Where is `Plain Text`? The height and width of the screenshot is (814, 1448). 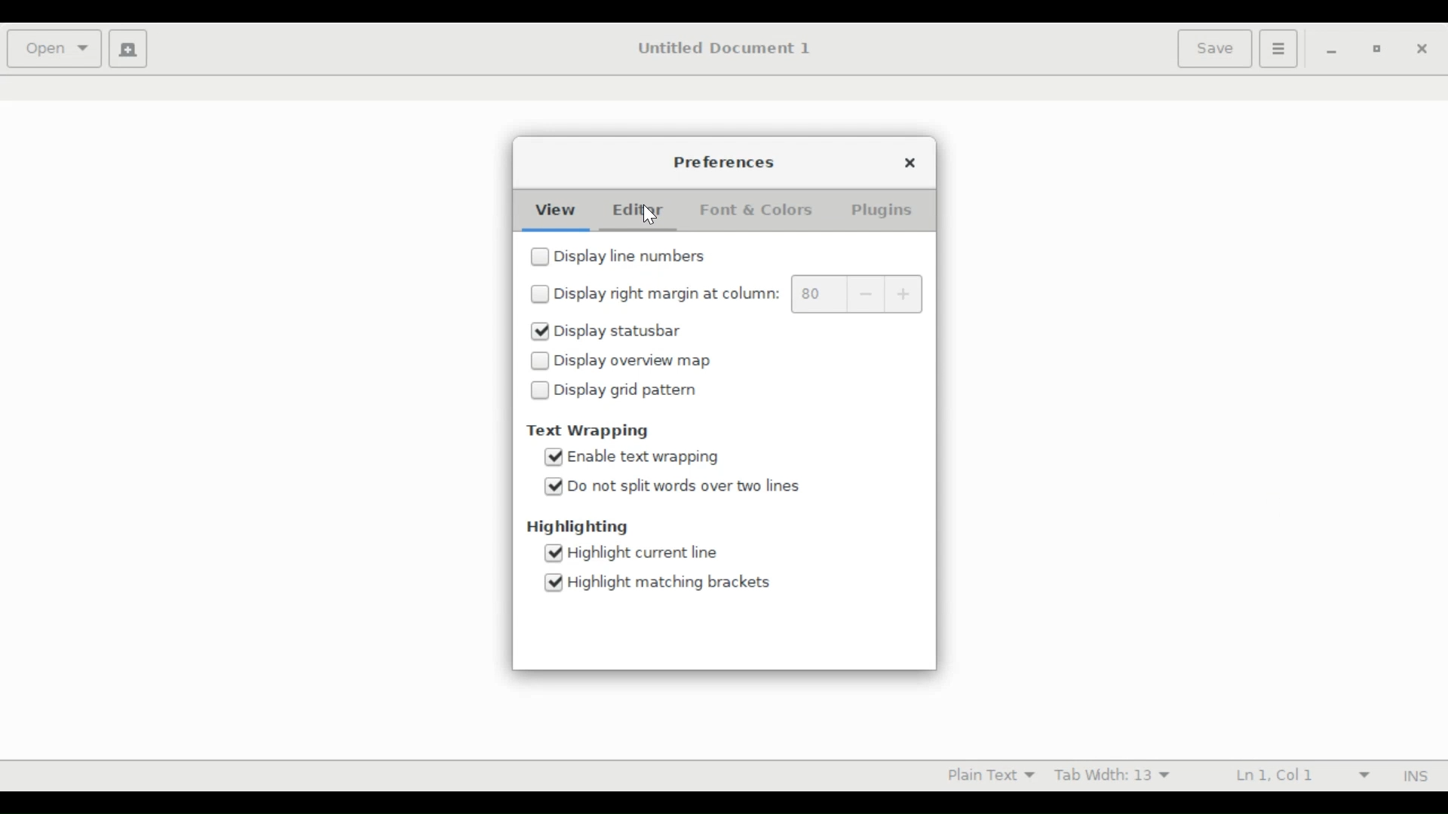
Plain Text is located at coordinates (988, 774).